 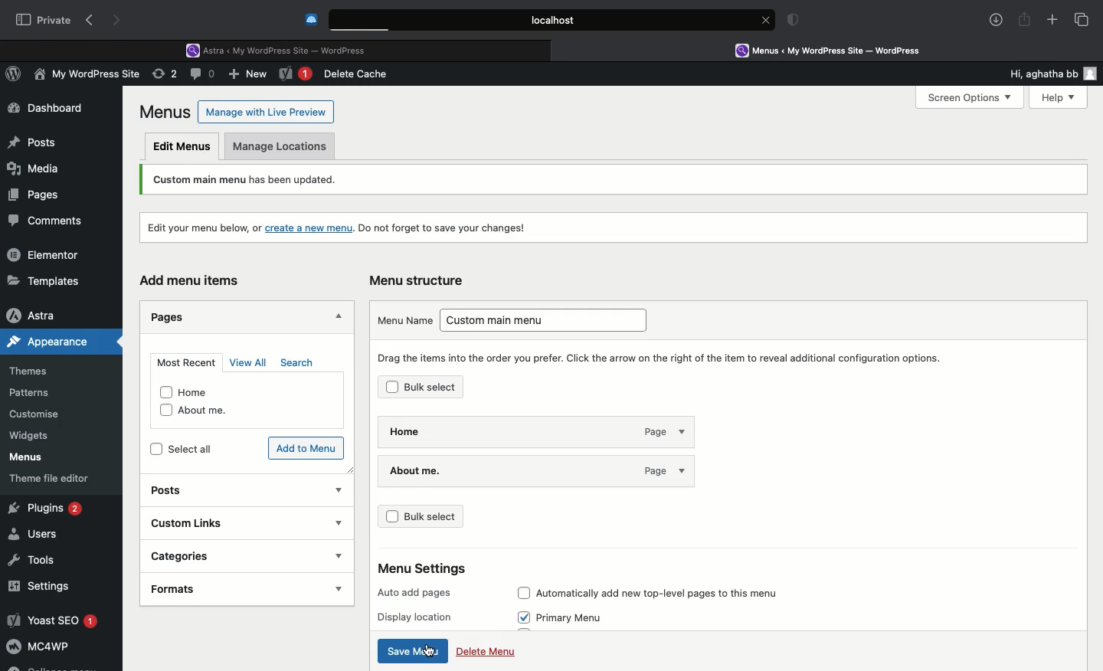 What do you see at coordinates (358, 74) in the screenshot?
I see `Delete cache` at bounding box center [358, 74].